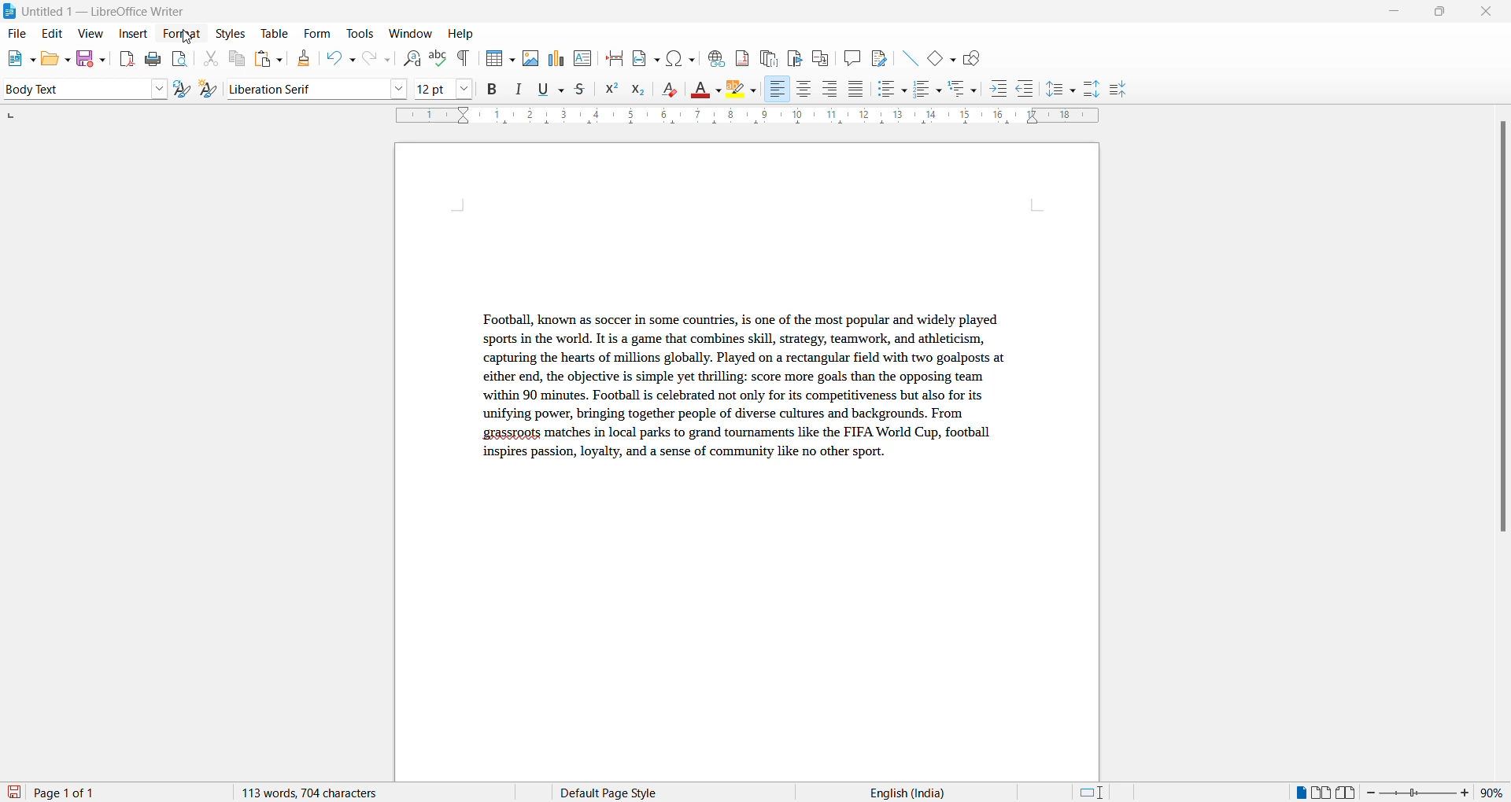 This screenshot has height=802, width=1511. Describe the element at coordinates (266, 60) in the screenshot. I see `paste` at that location.